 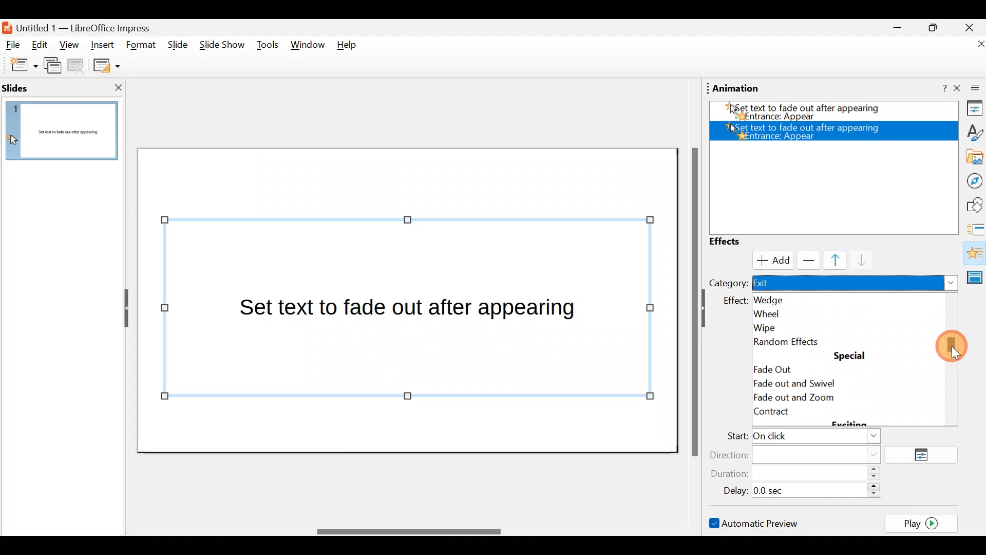 What do you see at coordinates (976, 276) in the screenshot?
I see `Master slides` at bounding box center [976, 276].